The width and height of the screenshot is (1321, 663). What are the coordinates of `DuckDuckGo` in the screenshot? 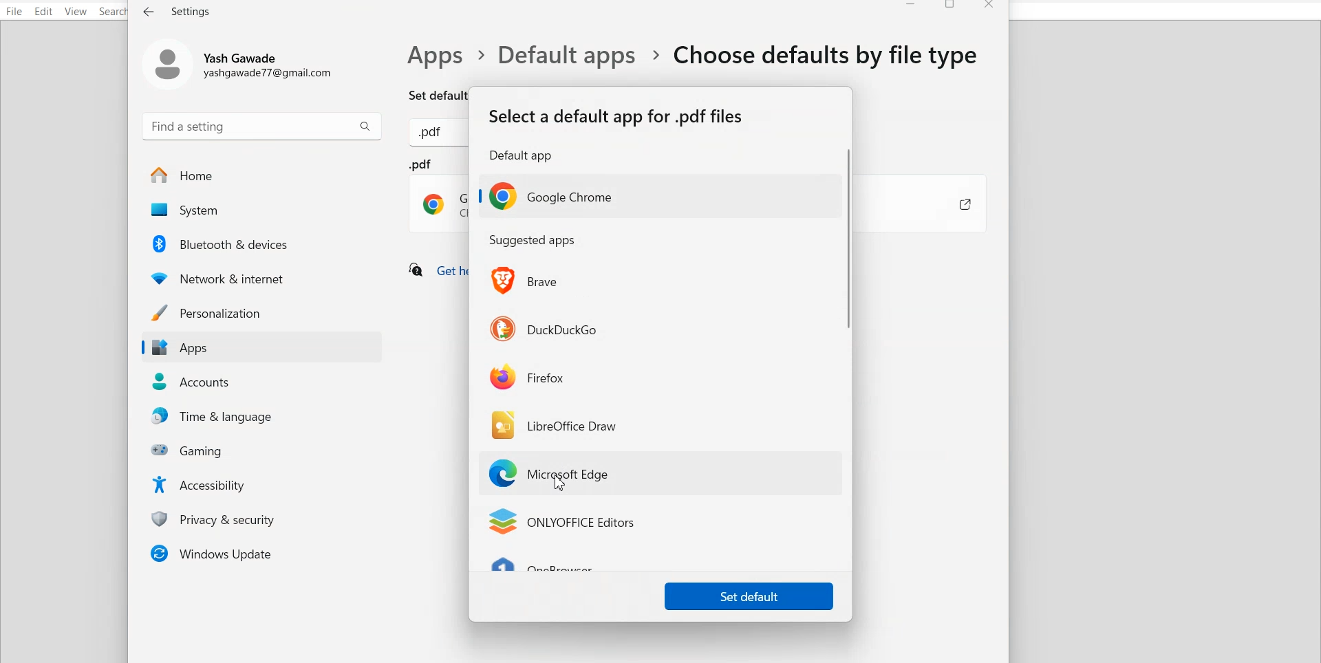 It's located at (545, 327).